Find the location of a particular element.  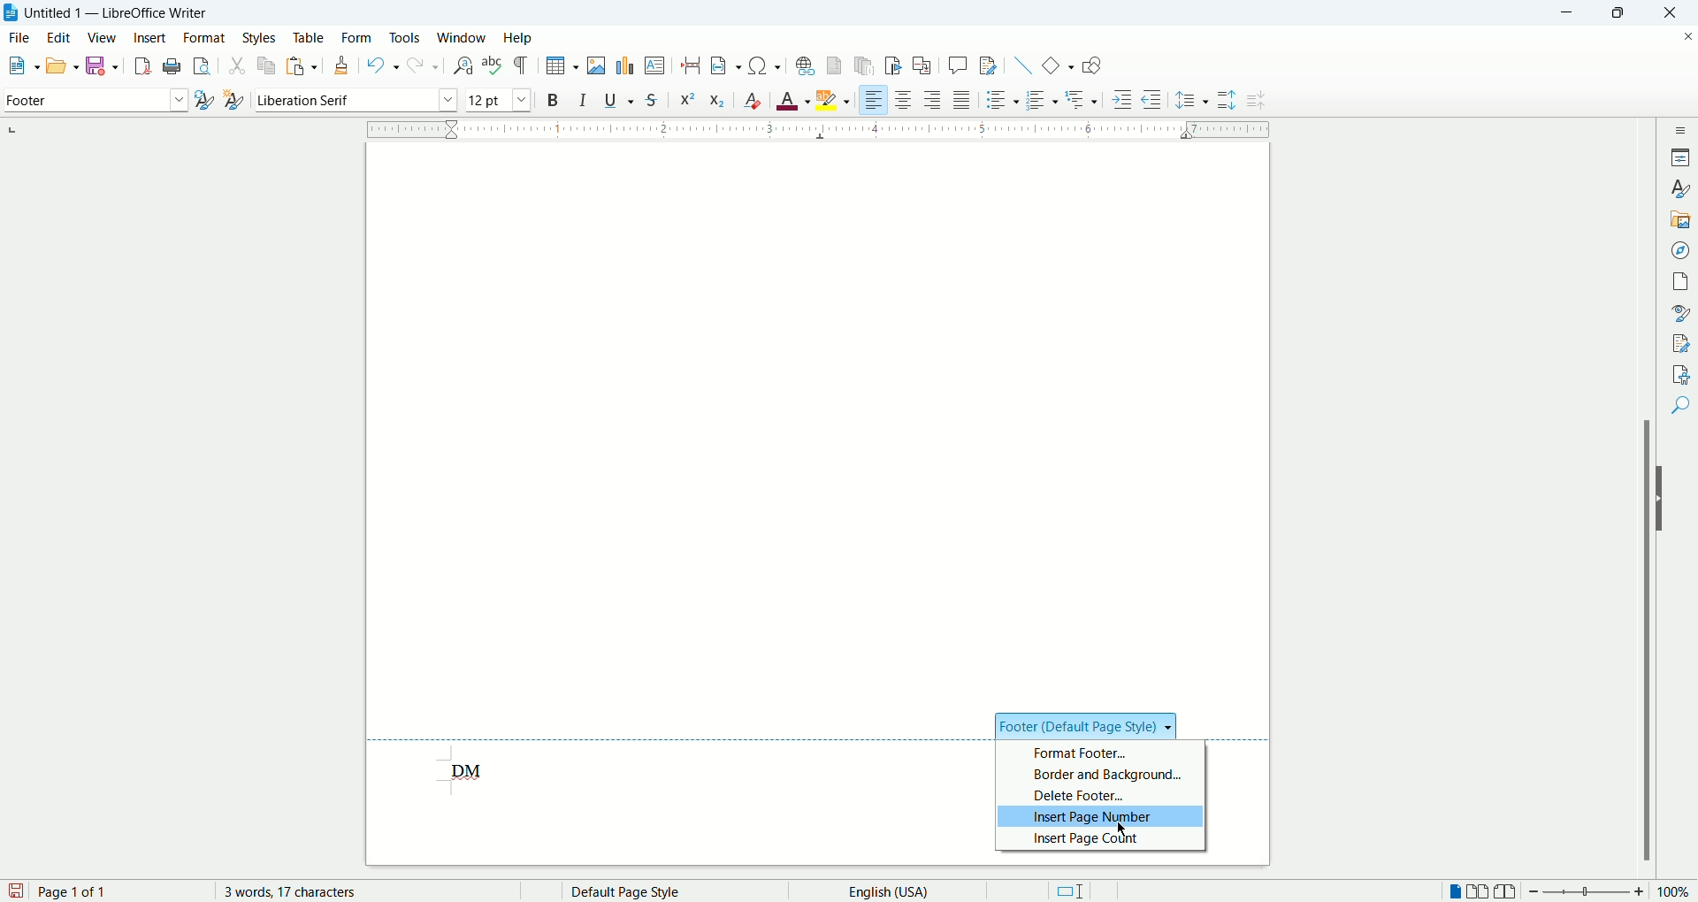

minimize is located at coordinates (1572, 11).